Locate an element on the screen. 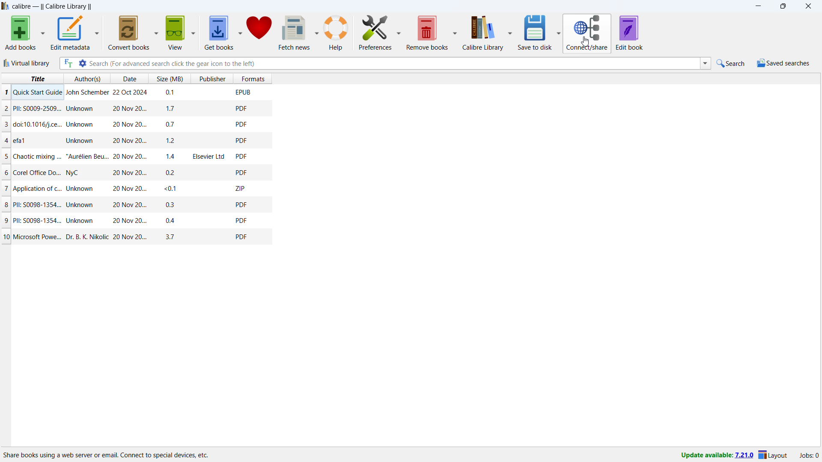 This screenshot has width=822, height=462. maximize is located at coordinates (783, 6).